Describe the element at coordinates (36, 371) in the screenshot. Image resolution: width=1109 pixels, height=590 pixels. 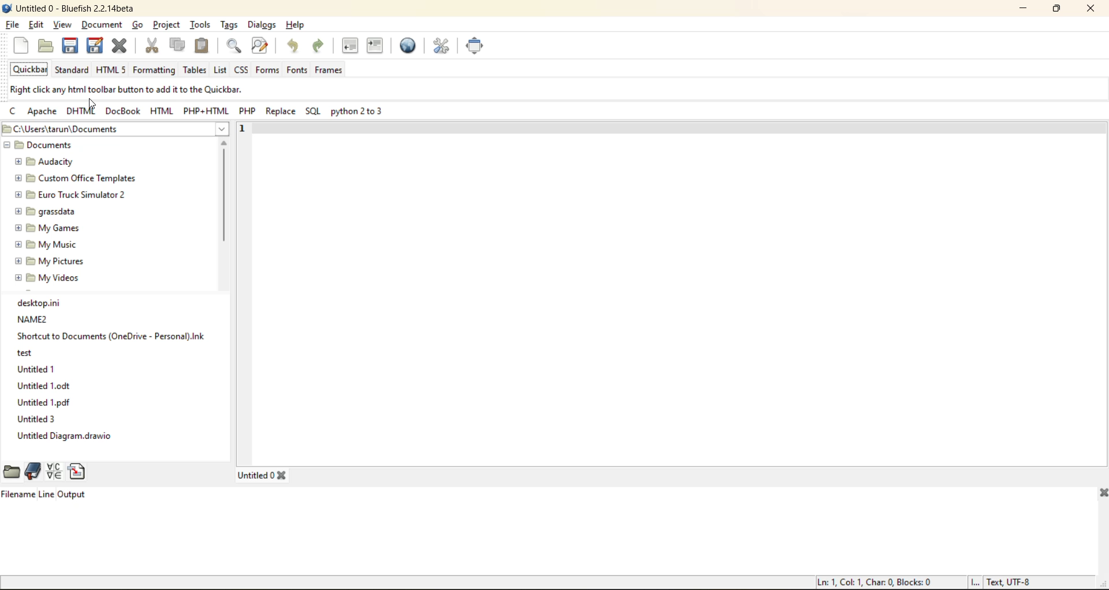
I see `Untitled 1` at that location.